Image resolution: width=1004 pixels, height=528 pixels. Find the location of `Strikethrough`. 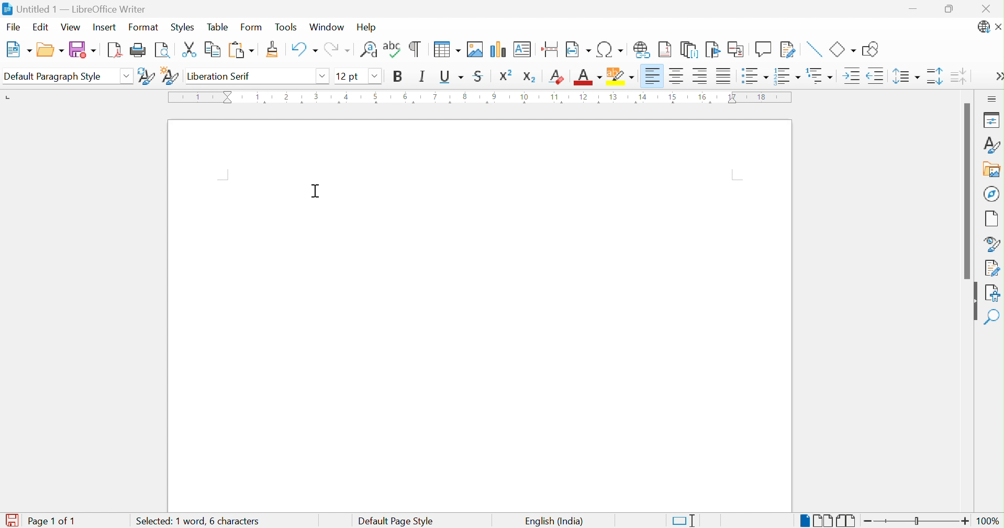

Strikethrough is located at coordinates (479, 78).